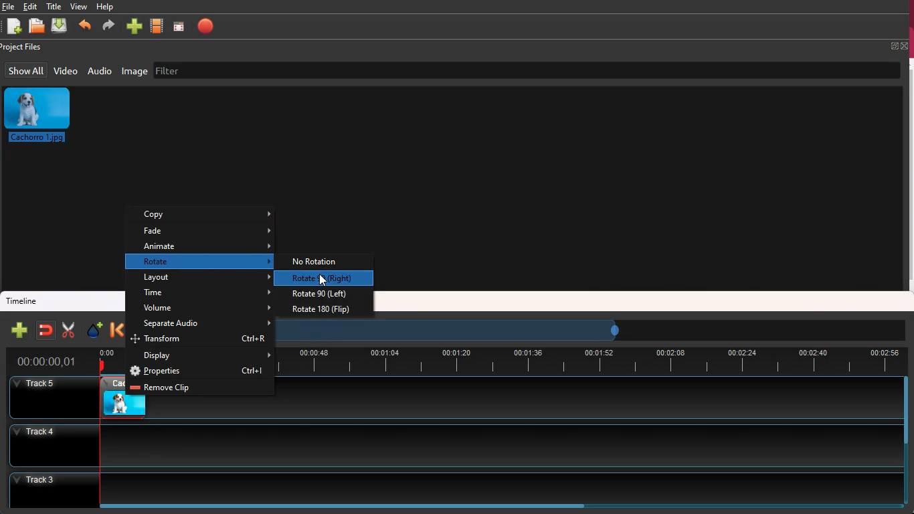 This screenshot has width=914, height=514. What do you see at coordinates (134, 26) in the screenshot?
I see `more` at bounding box center [134, 26].